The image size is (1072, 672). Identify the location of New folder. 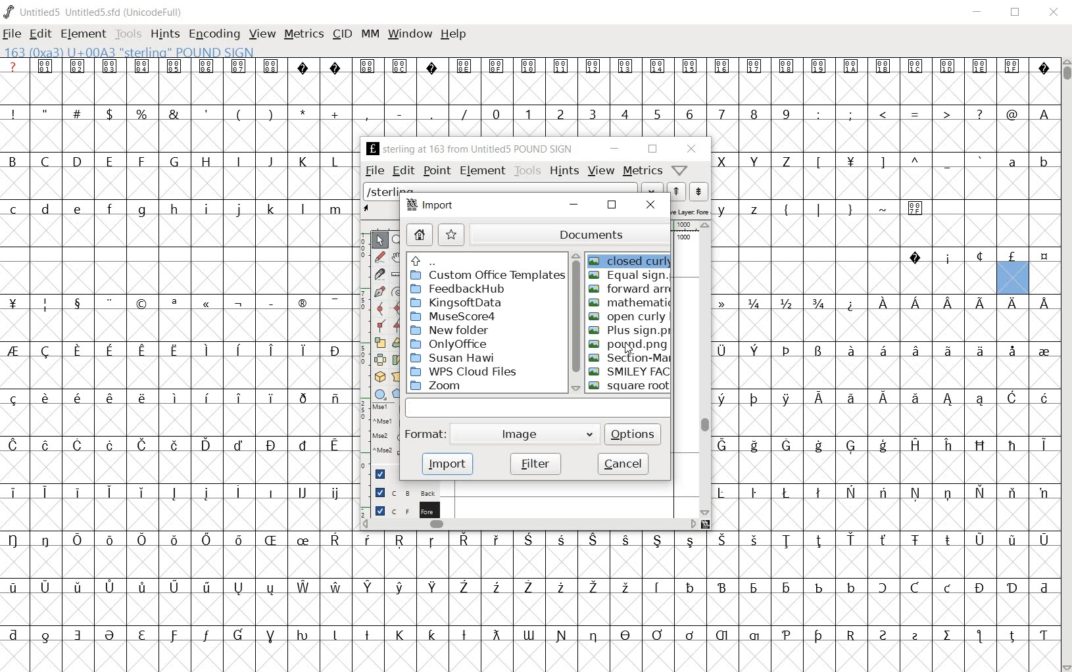
(452, 330).